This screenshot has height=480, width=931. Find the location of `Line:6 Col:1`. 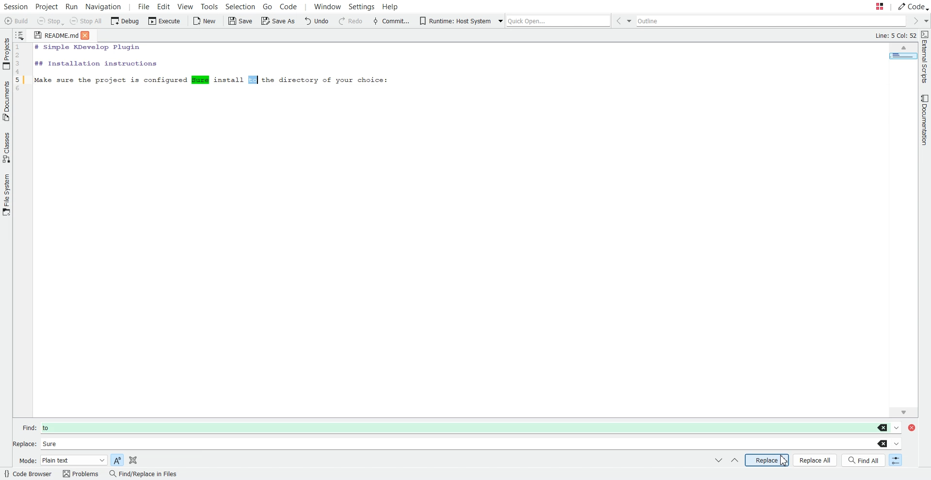

Line:6 Col:1 is located at coordinates (896, 36).